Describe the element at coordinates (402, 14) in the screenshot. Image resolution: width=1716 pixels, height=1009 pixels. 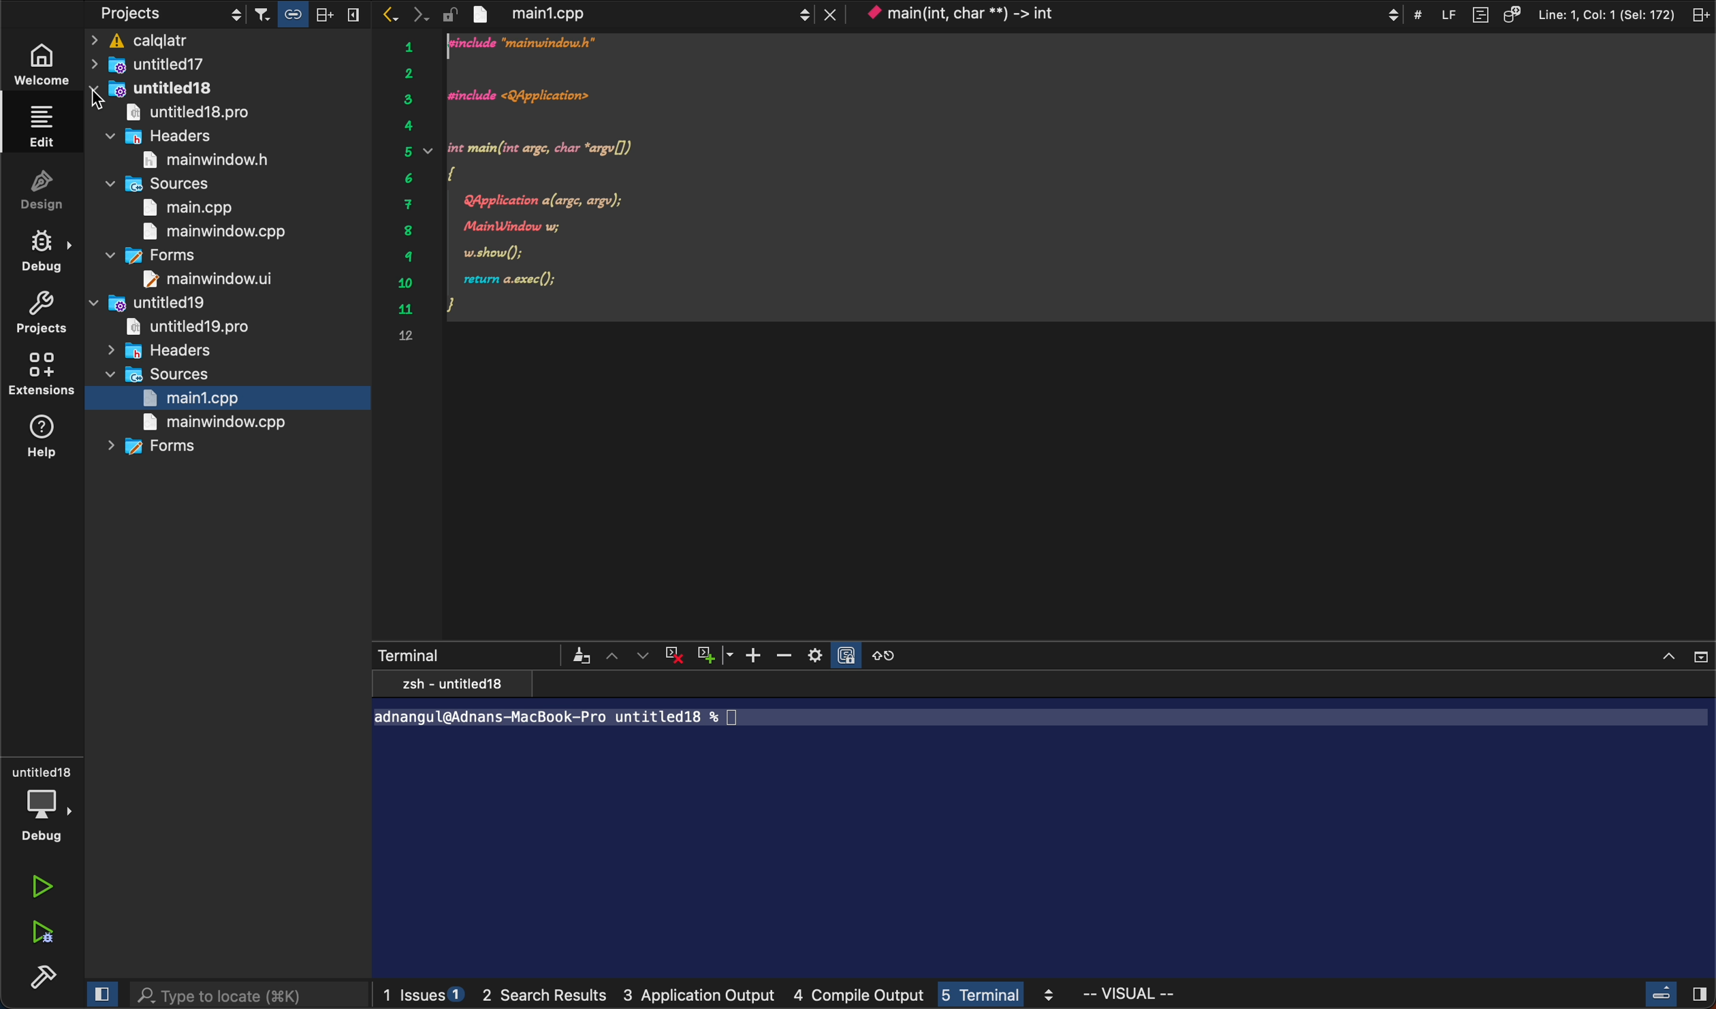
I see `arrows` at that location.